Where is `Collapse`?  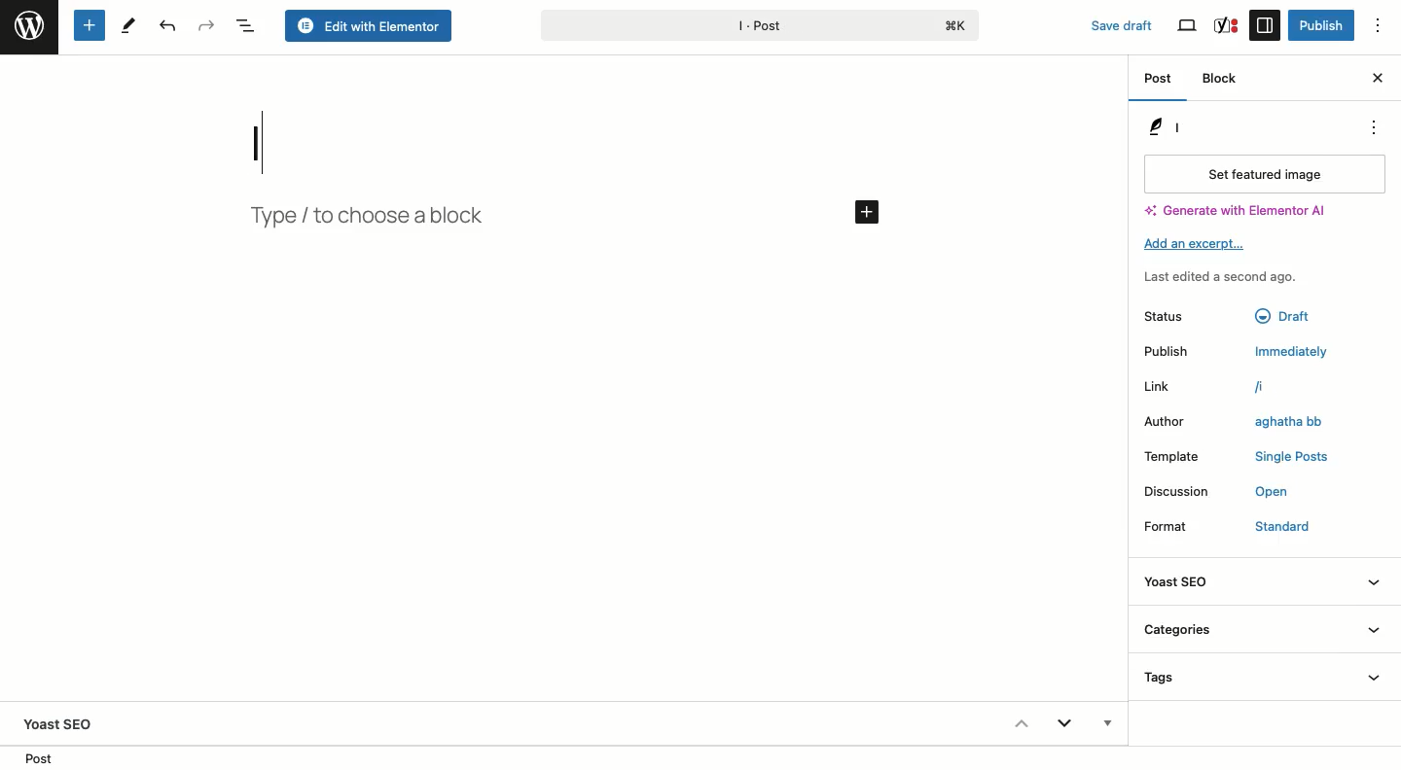 Collapse is located at coordinates (1020, 723).